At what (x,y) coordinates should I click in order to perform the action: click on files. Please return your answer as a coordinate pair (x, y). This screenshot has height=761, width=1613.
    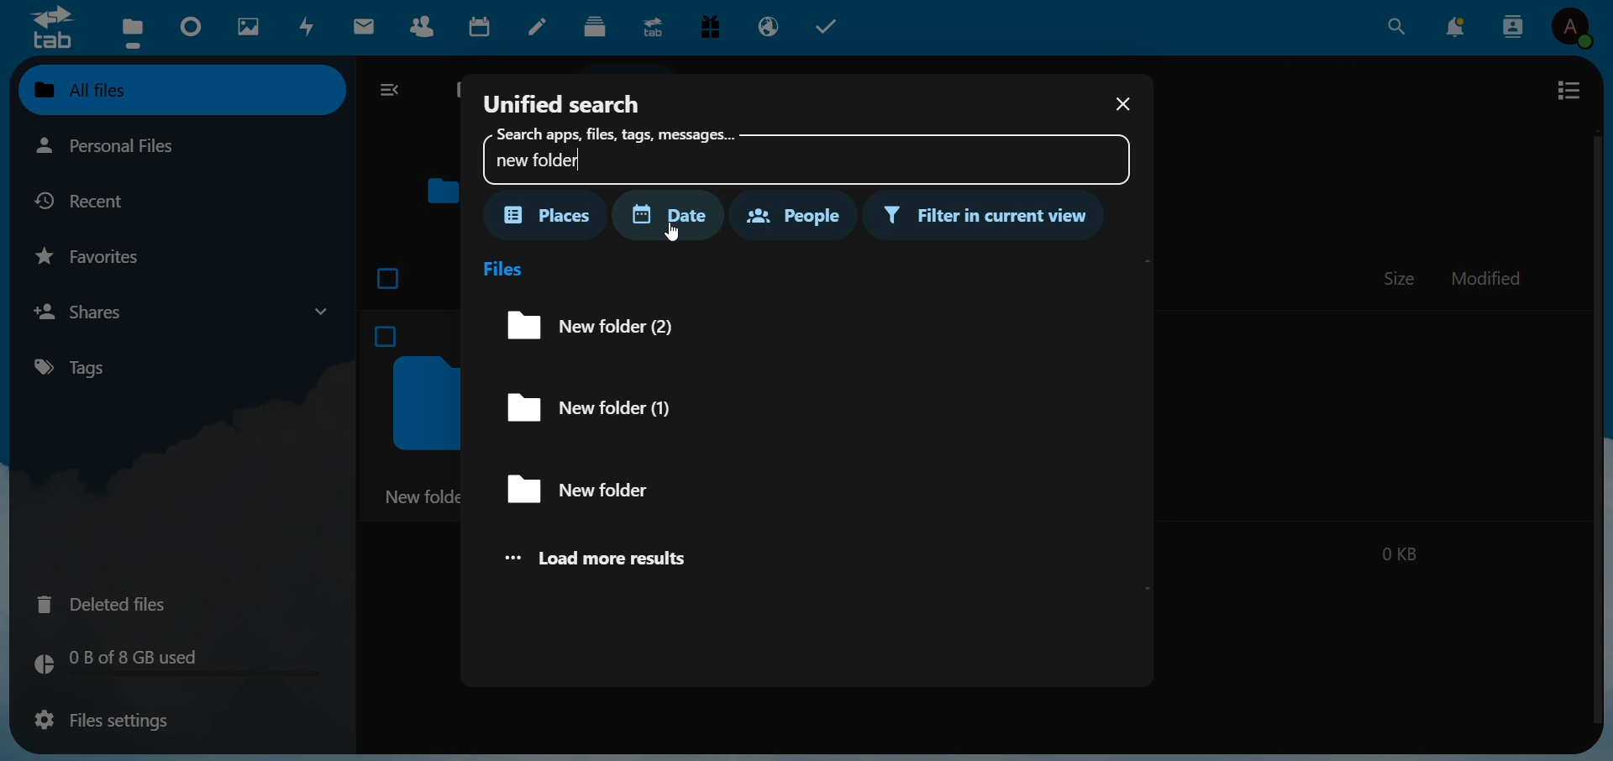
    Looking at the image, I should click on (506, 267).